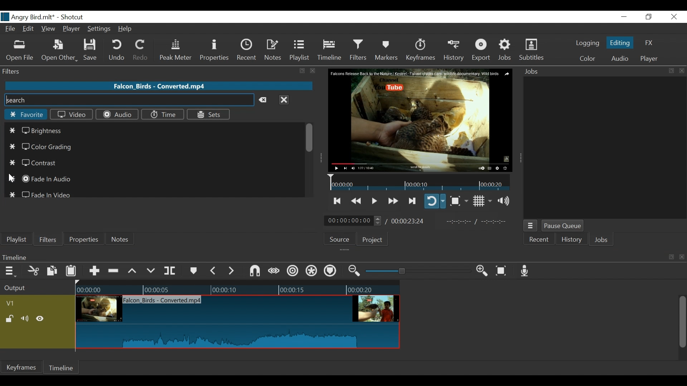  I want to click on Video track clip, so click(238, 322).